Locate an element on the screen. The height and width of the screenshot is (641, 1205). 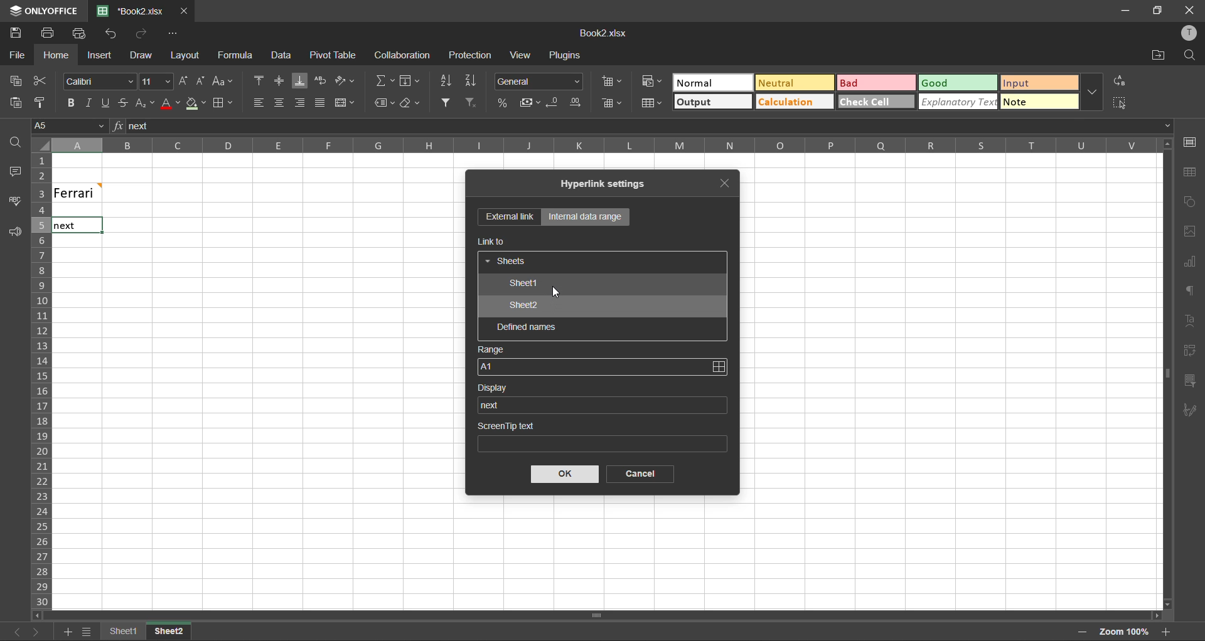
hyperlink settings is located at coordinates (609, 184).